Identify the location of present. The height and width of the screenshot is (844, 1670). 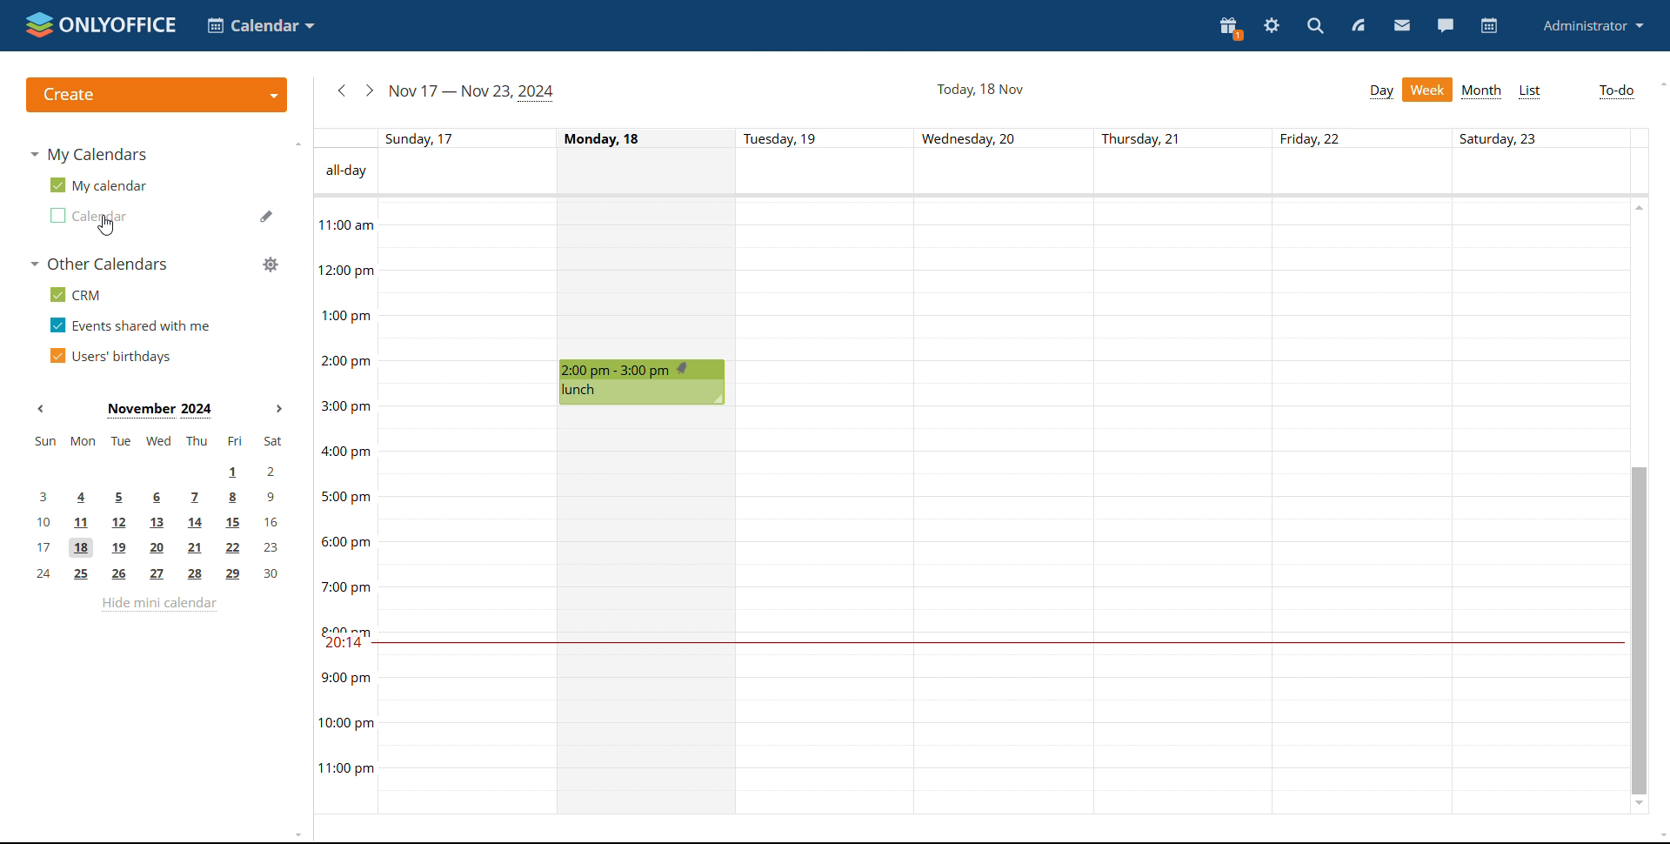
(1230, 30).